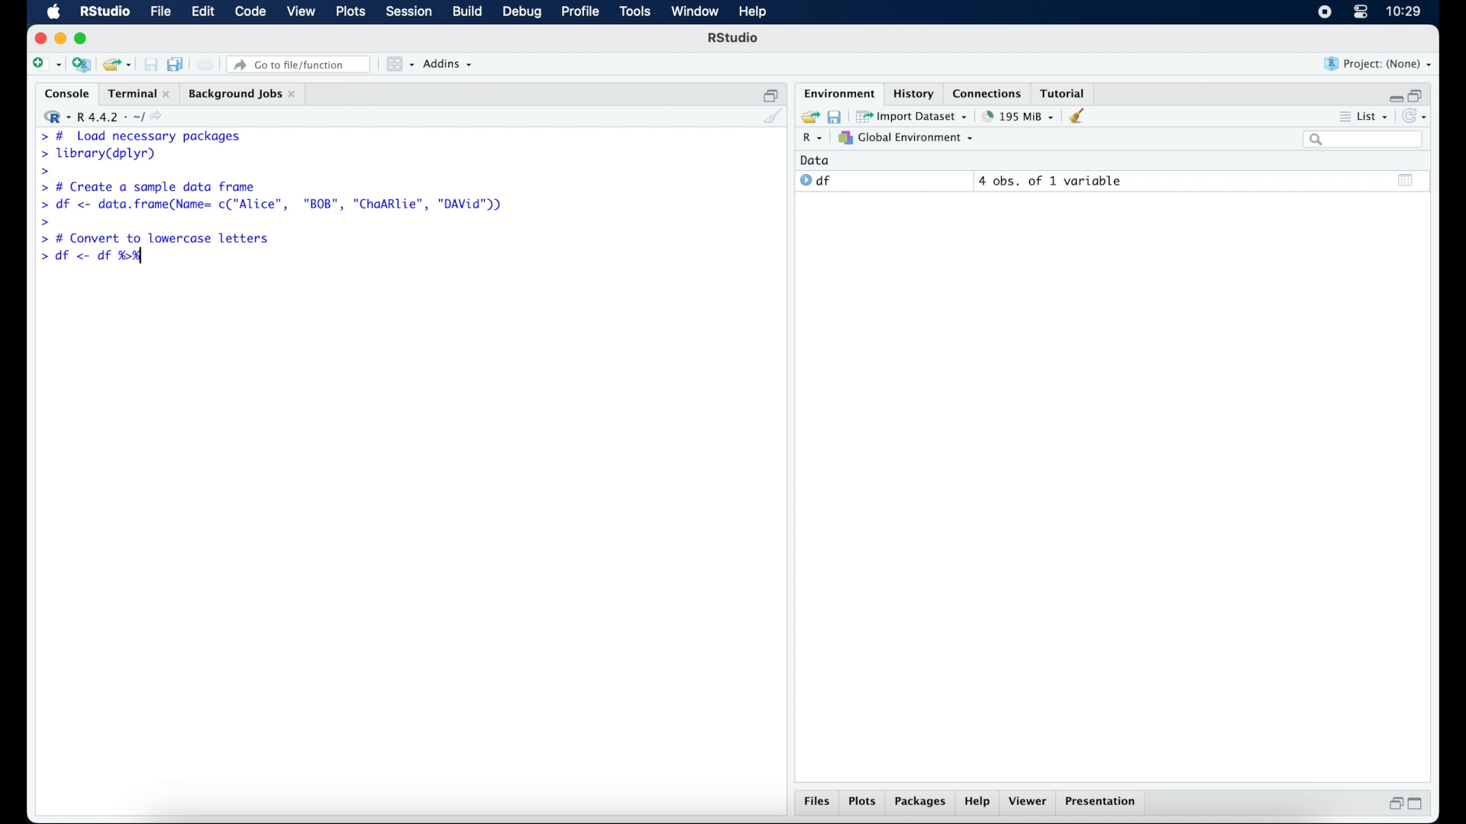  I want to click on 195 MB, so click(1017, 115).